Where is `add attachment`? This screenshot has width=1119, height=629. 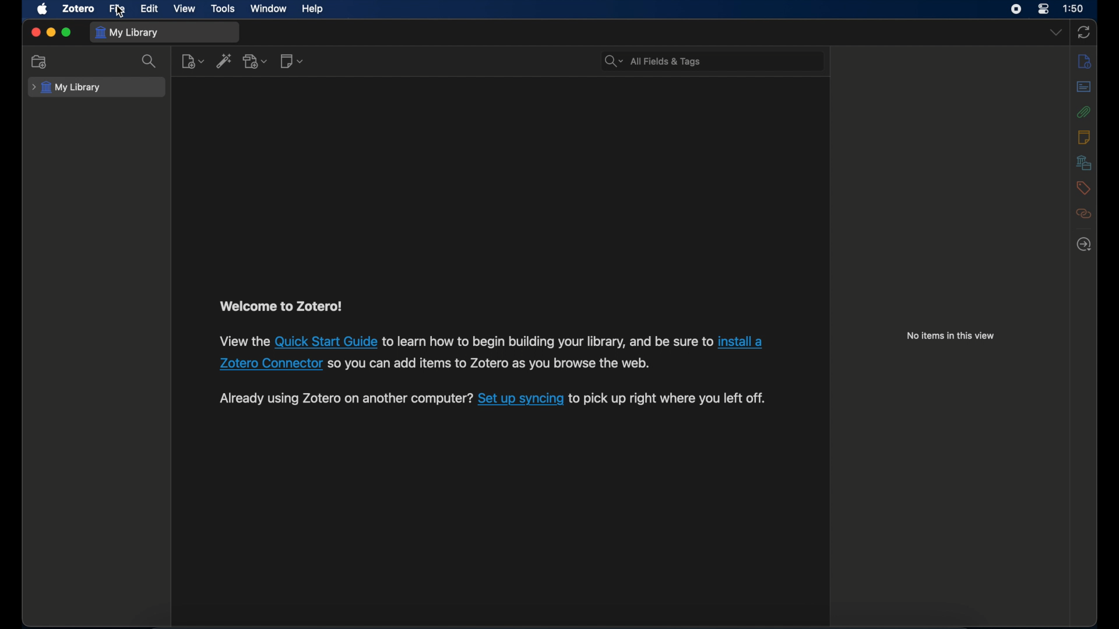 add attachment is located at coordinates (255, 61).